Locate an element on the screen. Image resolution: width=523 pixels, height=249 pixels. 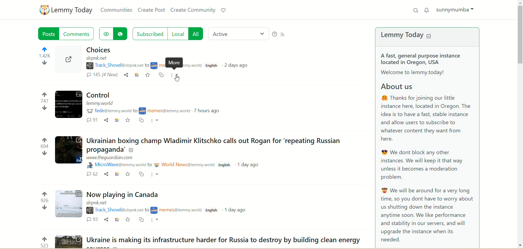
cross-post is located at coordinates (162, 76).